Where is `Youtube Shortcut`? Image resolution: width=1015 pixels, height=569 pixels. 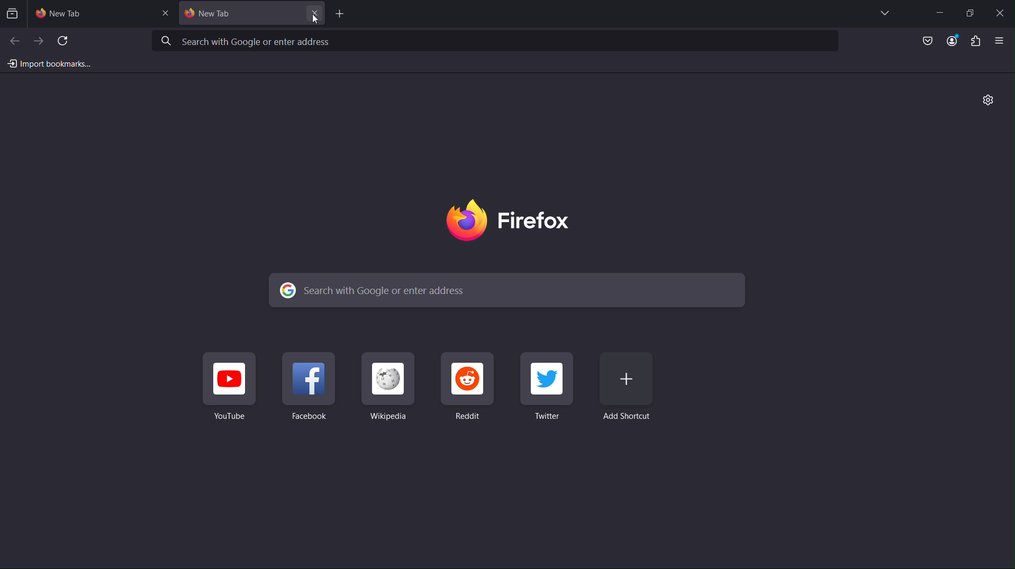 Youtube Shortcut is located at coordinates (230, 389).